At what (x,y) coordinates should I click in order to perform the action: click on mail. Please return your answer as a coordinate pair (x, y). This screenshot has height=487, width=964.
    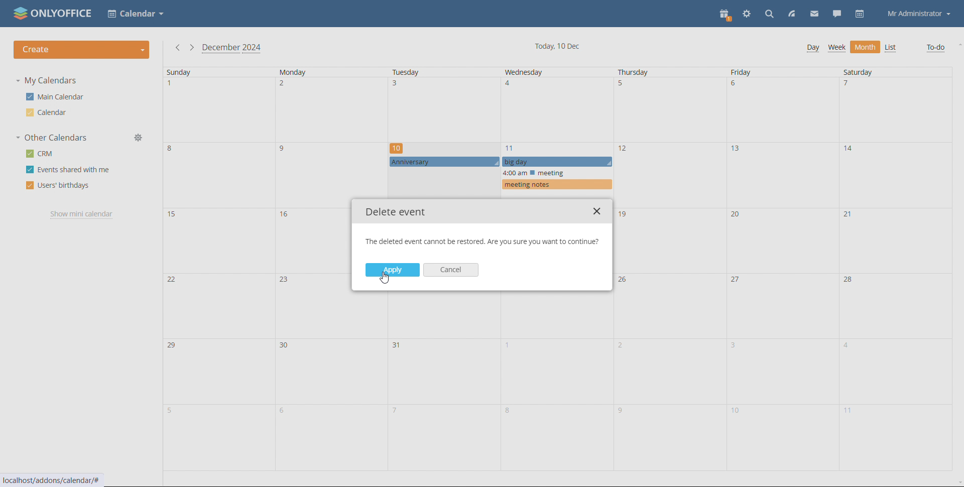
    Looking at the image, I should click on (814, 14).